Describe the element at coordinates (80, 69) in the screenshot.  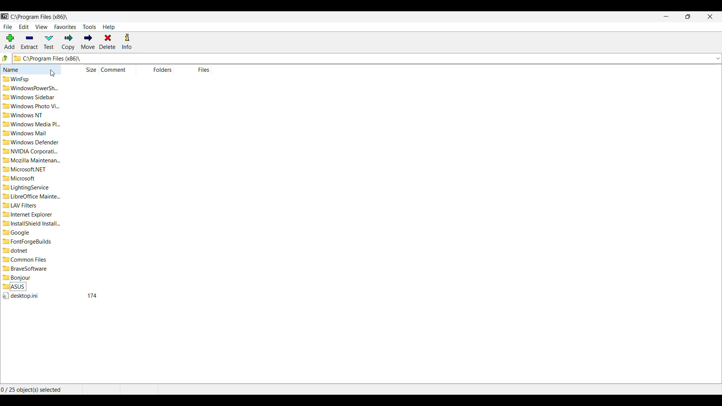
I see `Size column` at that location.